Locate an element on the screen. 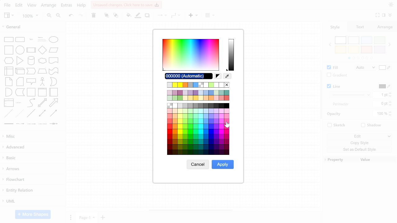  Current color spectrum is located at coordinates (231, 55).